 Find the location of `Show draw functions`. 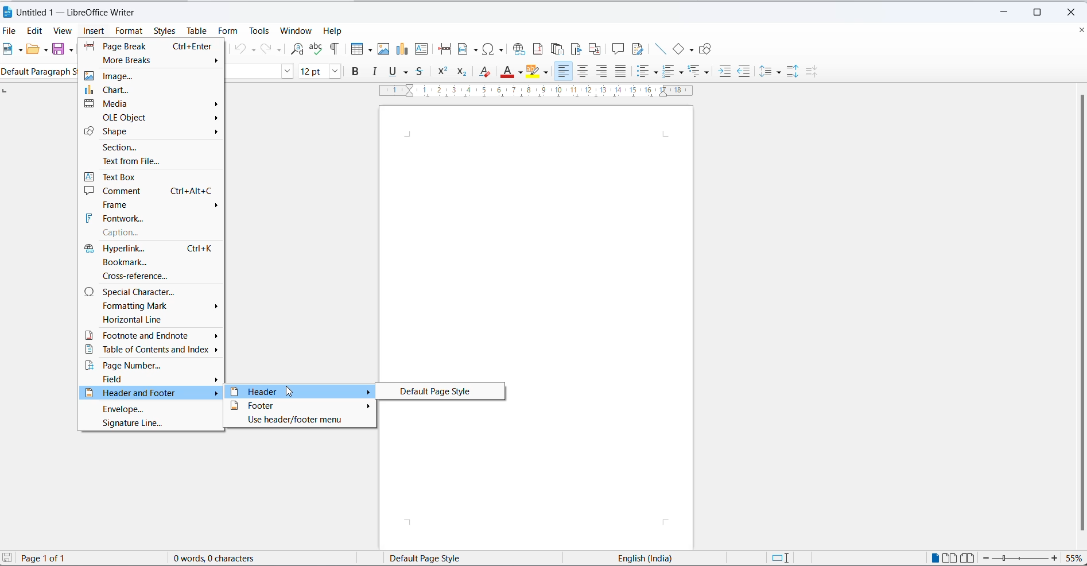

Show draw functions is located at coordinates (707, 49).